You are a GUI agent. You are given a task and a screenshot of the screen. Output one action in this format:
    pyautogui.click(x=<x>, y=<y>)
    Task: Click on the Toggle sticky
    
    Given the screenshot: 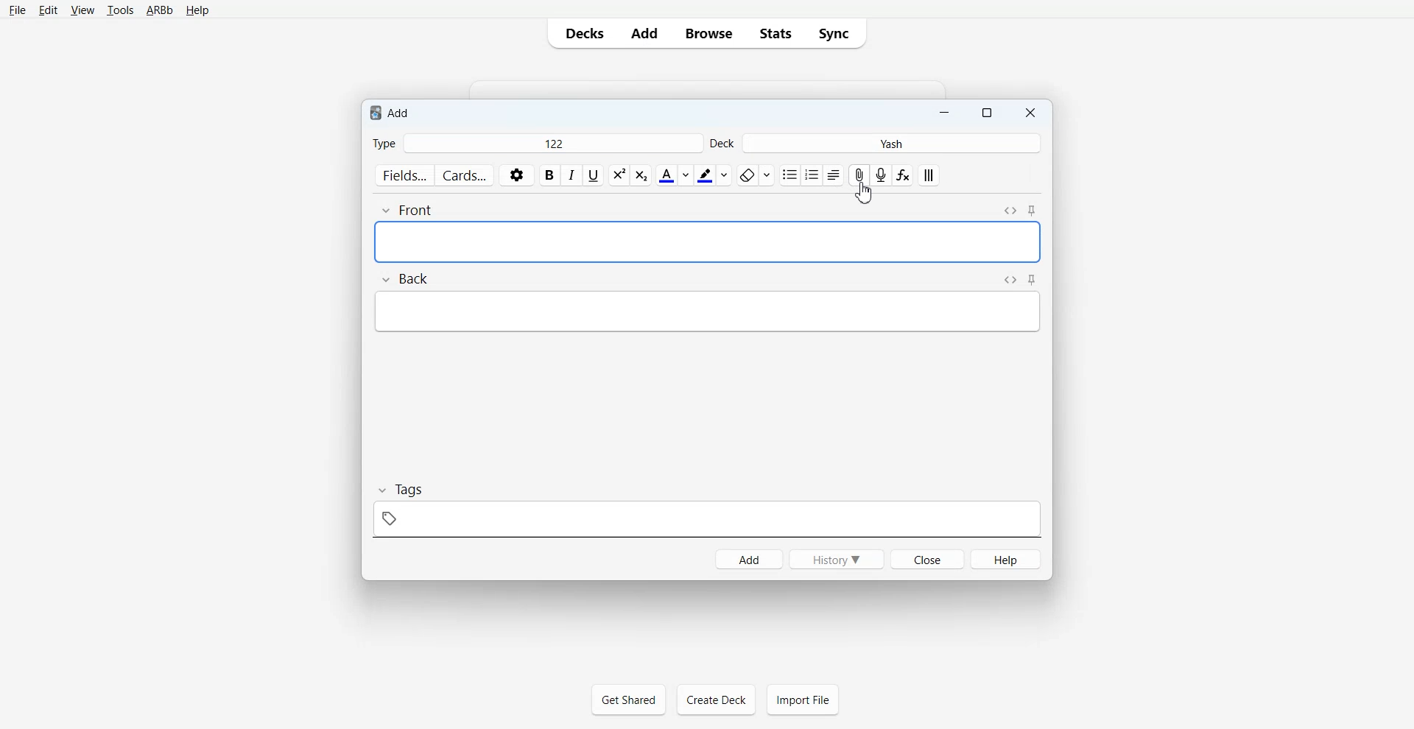 What is the action you would take?
    pyautogui.click(x=1031, y=211)
    